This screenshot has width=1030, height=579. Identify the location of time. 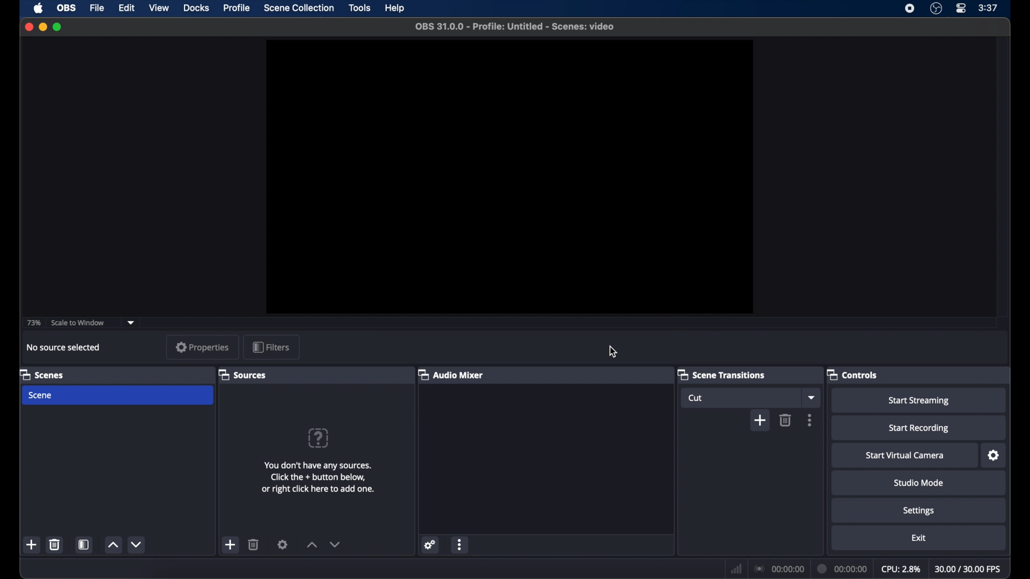
(988, 8).